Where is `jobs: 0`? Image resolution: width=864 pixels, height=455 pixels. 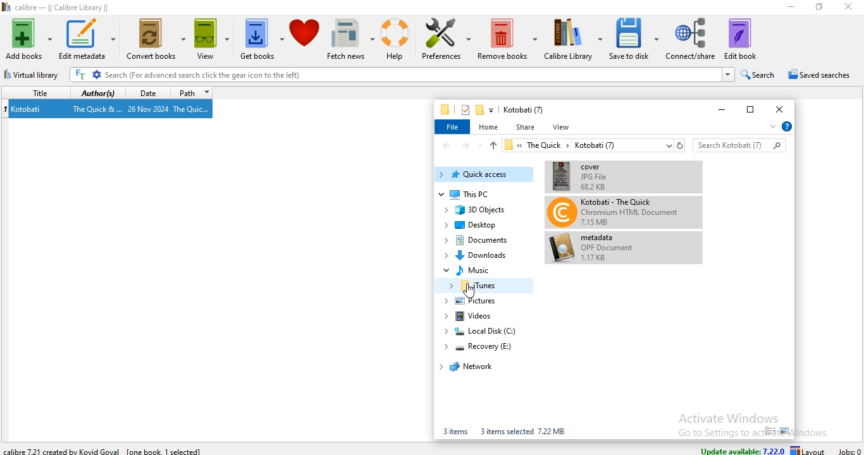 jobs: 0 is located at coordinates (849, 449).